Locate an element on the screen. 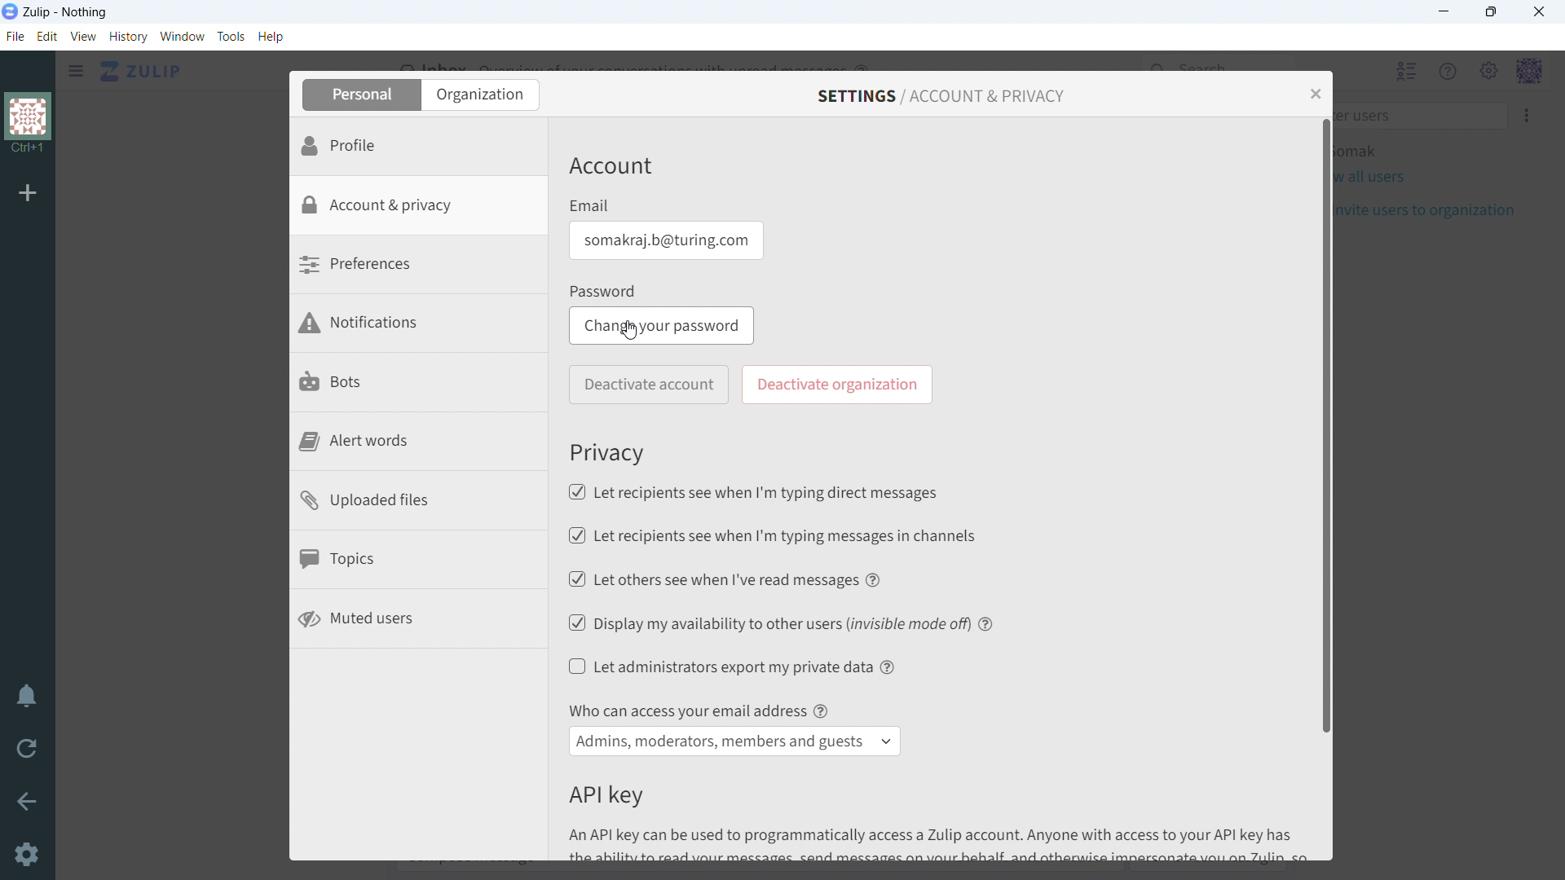 The height and width of the screenshot is (880, 1565). preferences is located at coordinates (418, 266).